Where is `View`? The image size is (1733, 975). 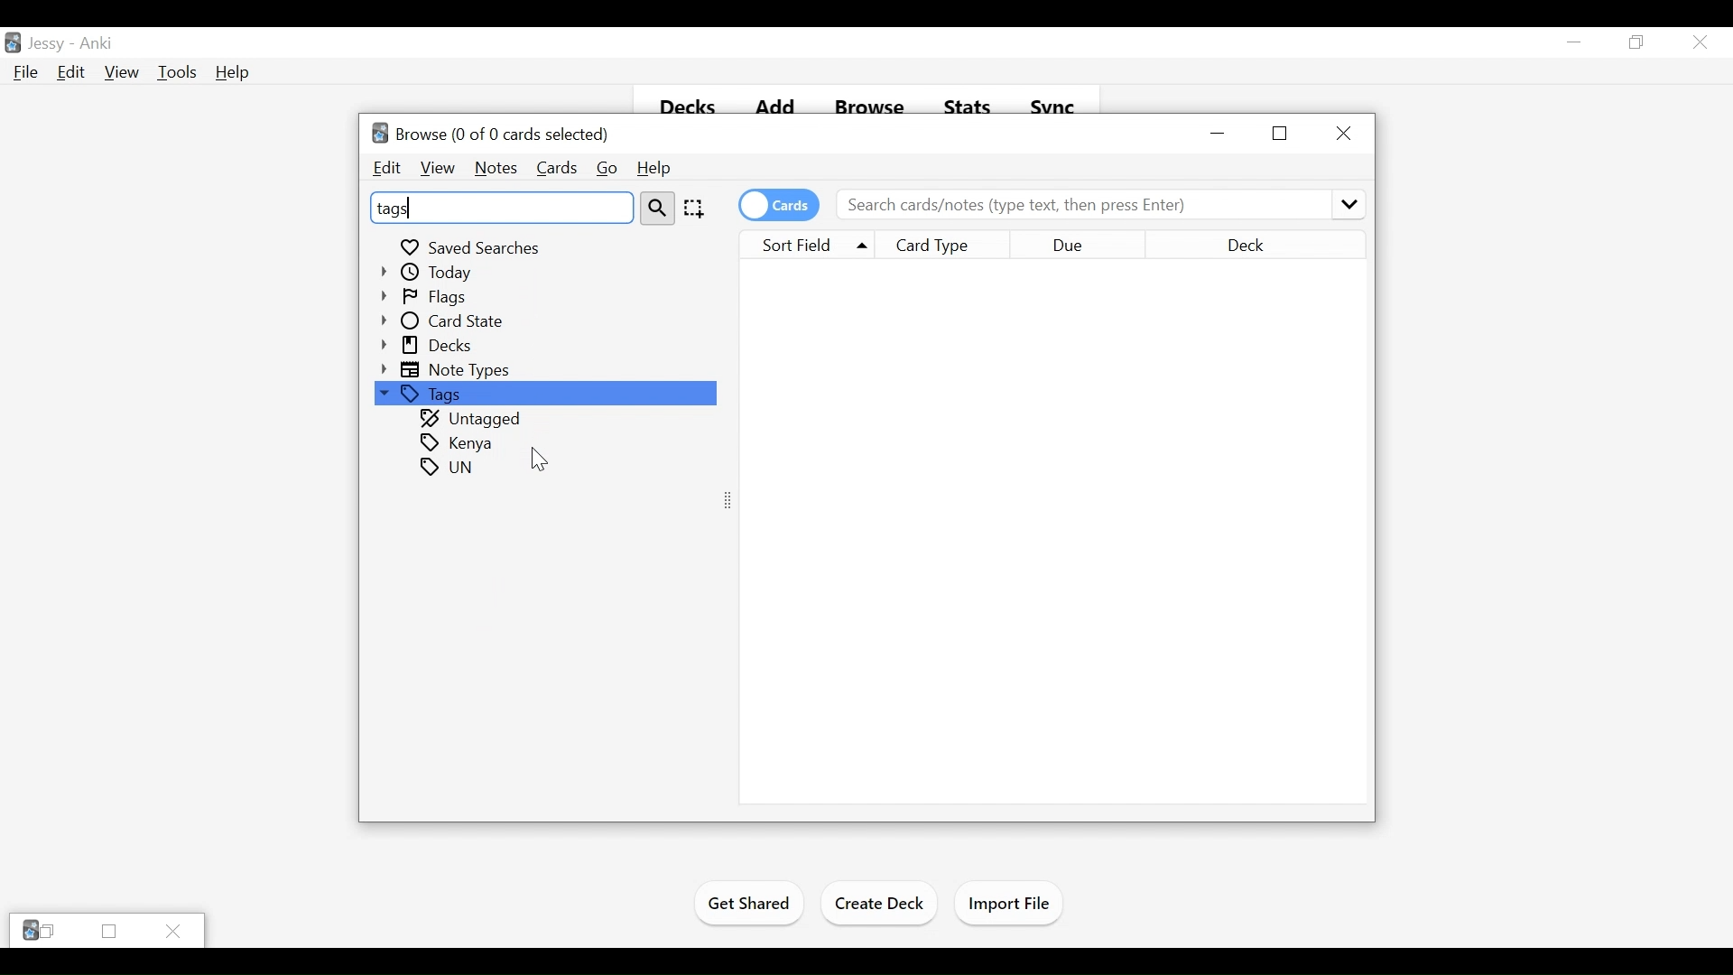
View is located at coordinates (121, 73).